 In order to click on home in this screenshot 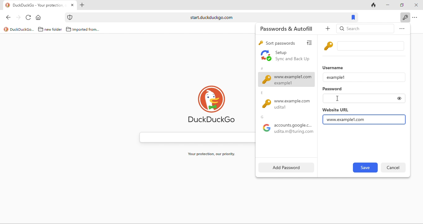, I will do `click(40, 17)`.